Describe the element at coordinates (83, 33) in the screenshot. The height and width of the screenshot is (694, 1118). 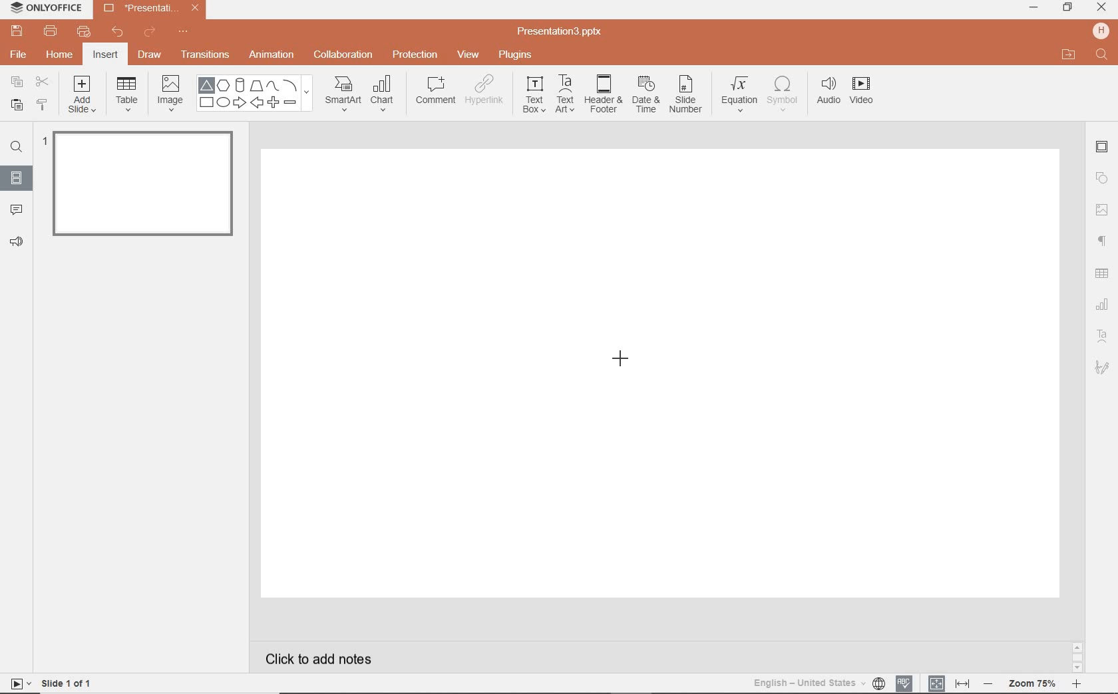
I see `QUICK PRINT` at that location.